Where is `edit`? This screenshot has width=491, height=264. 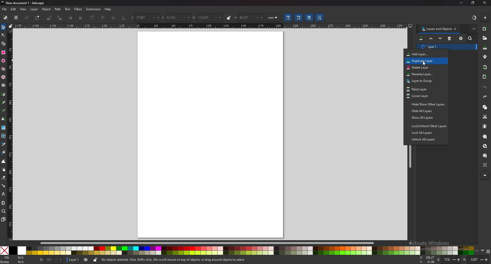 edit is located at coordinates (14, 9).